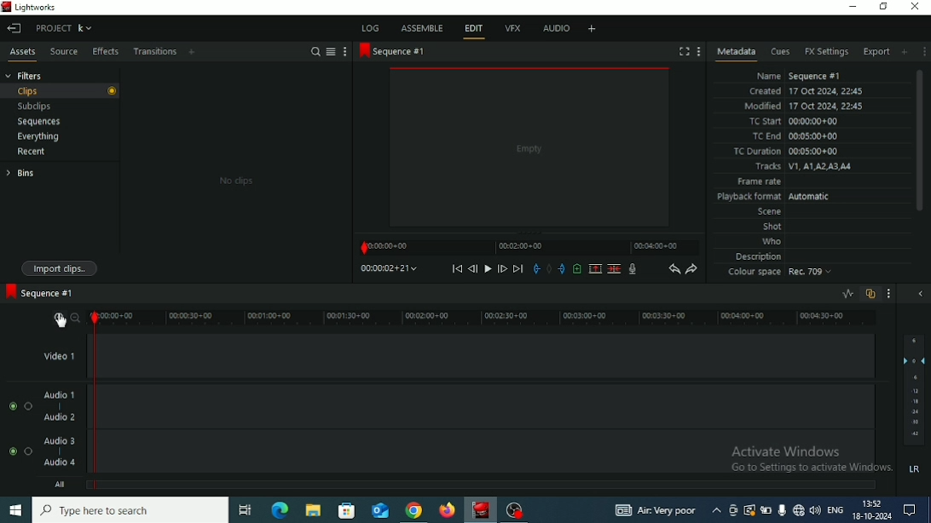  What do you see at coordinates (530, 149) in the screenshot?
I see `Video clip` at bounding box center [530, 149].